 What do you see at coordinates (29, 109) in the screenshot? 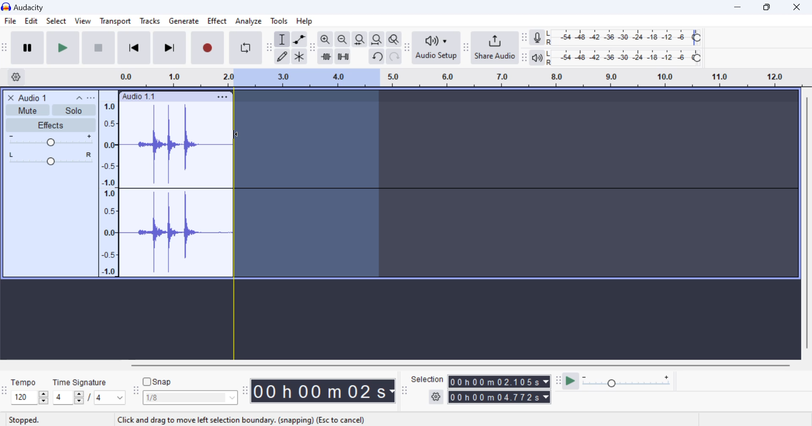
I see `Mute` at bounding box center [29, 109].